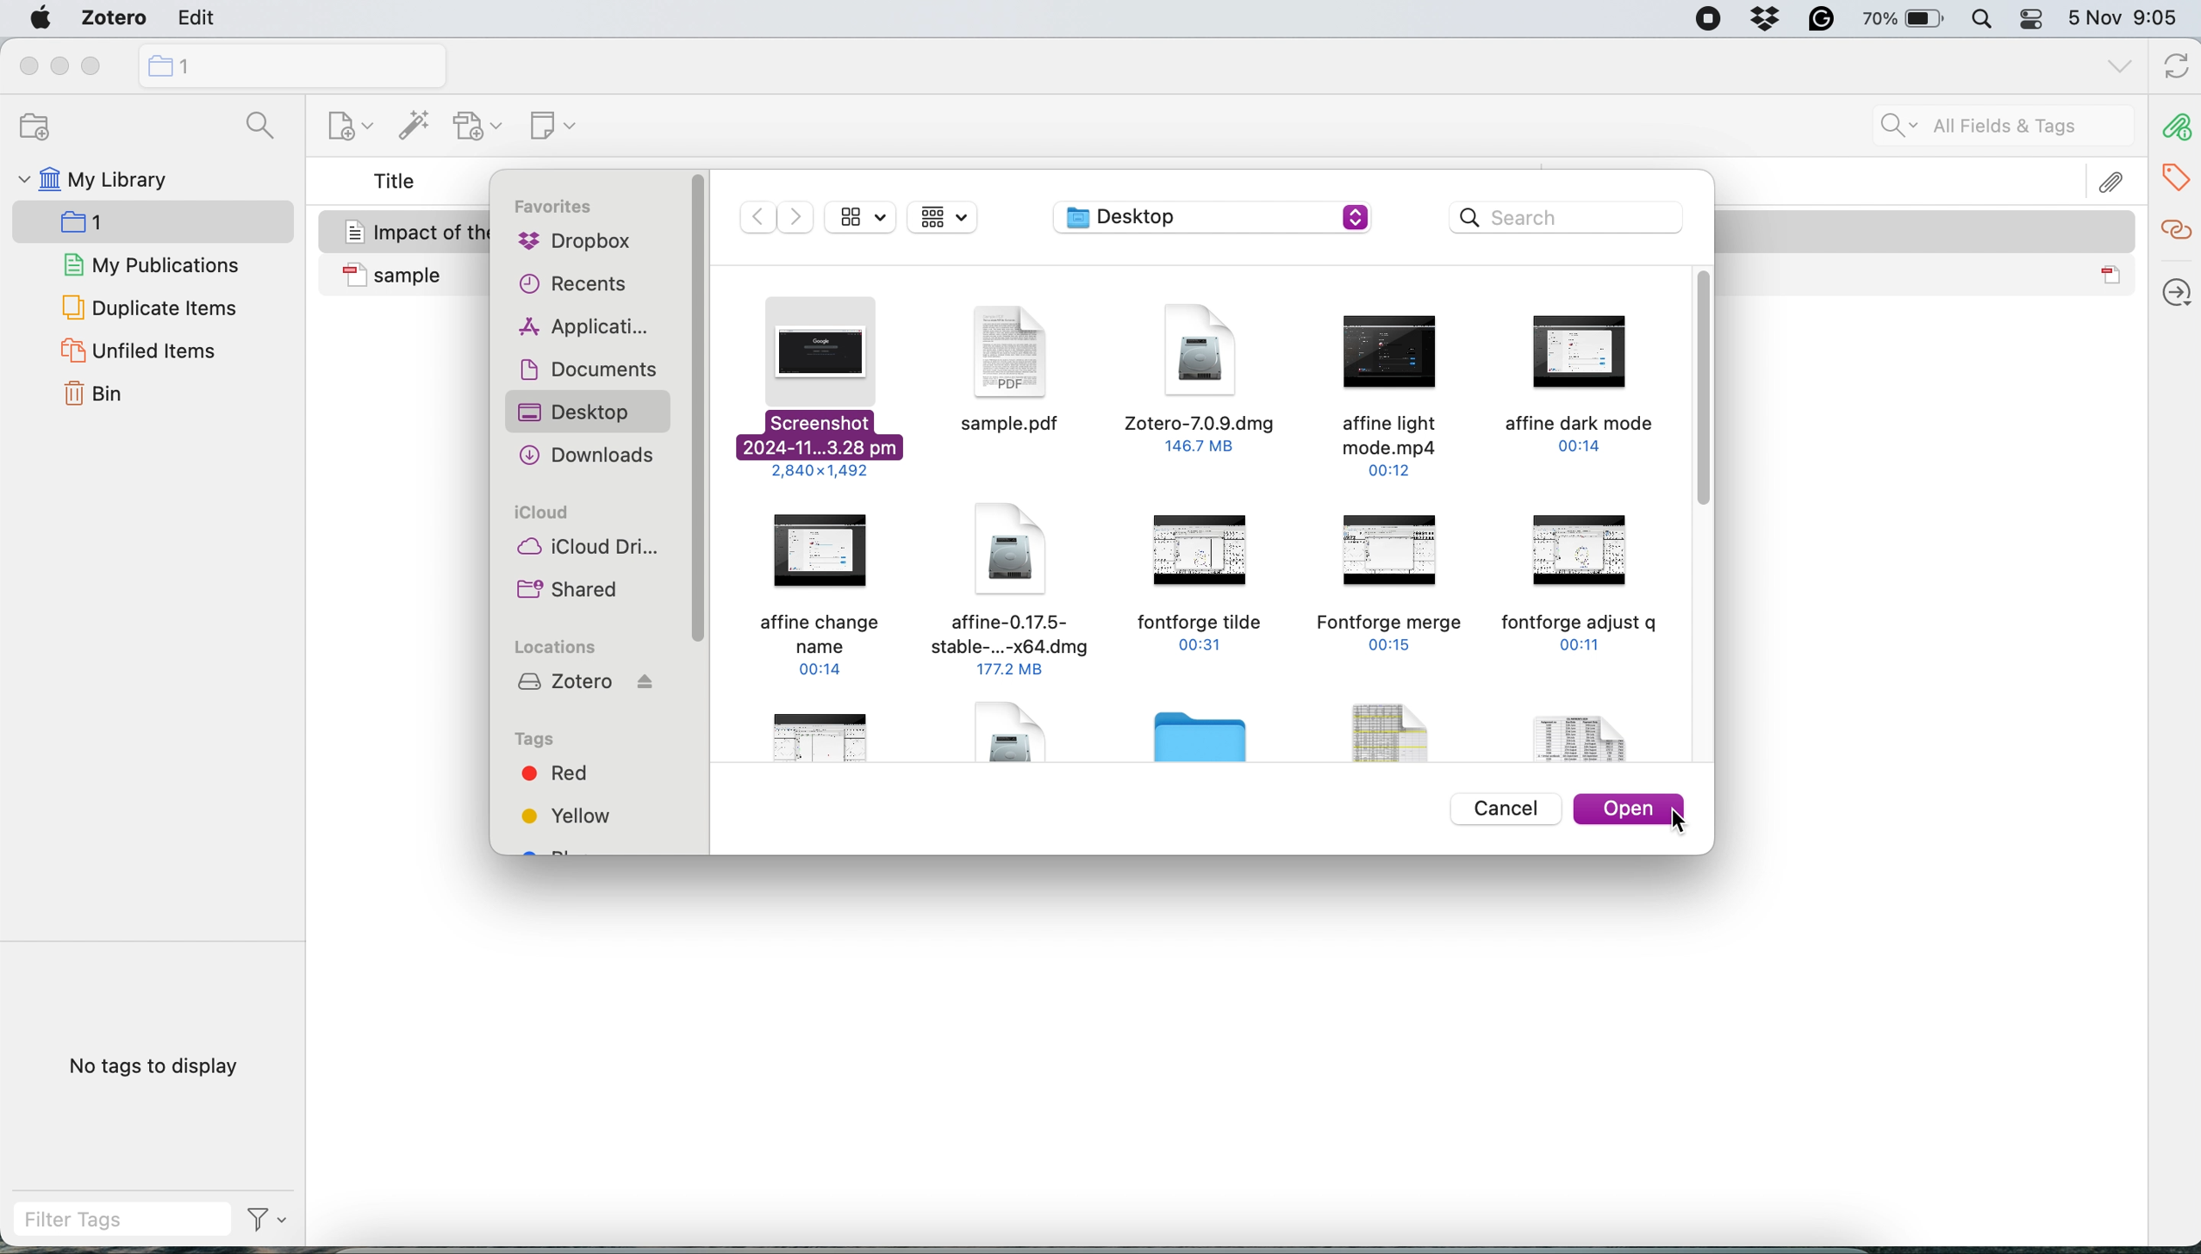  Describe the element at coordinates (108, 21) in the screenshot. I see `zotero` at that location.